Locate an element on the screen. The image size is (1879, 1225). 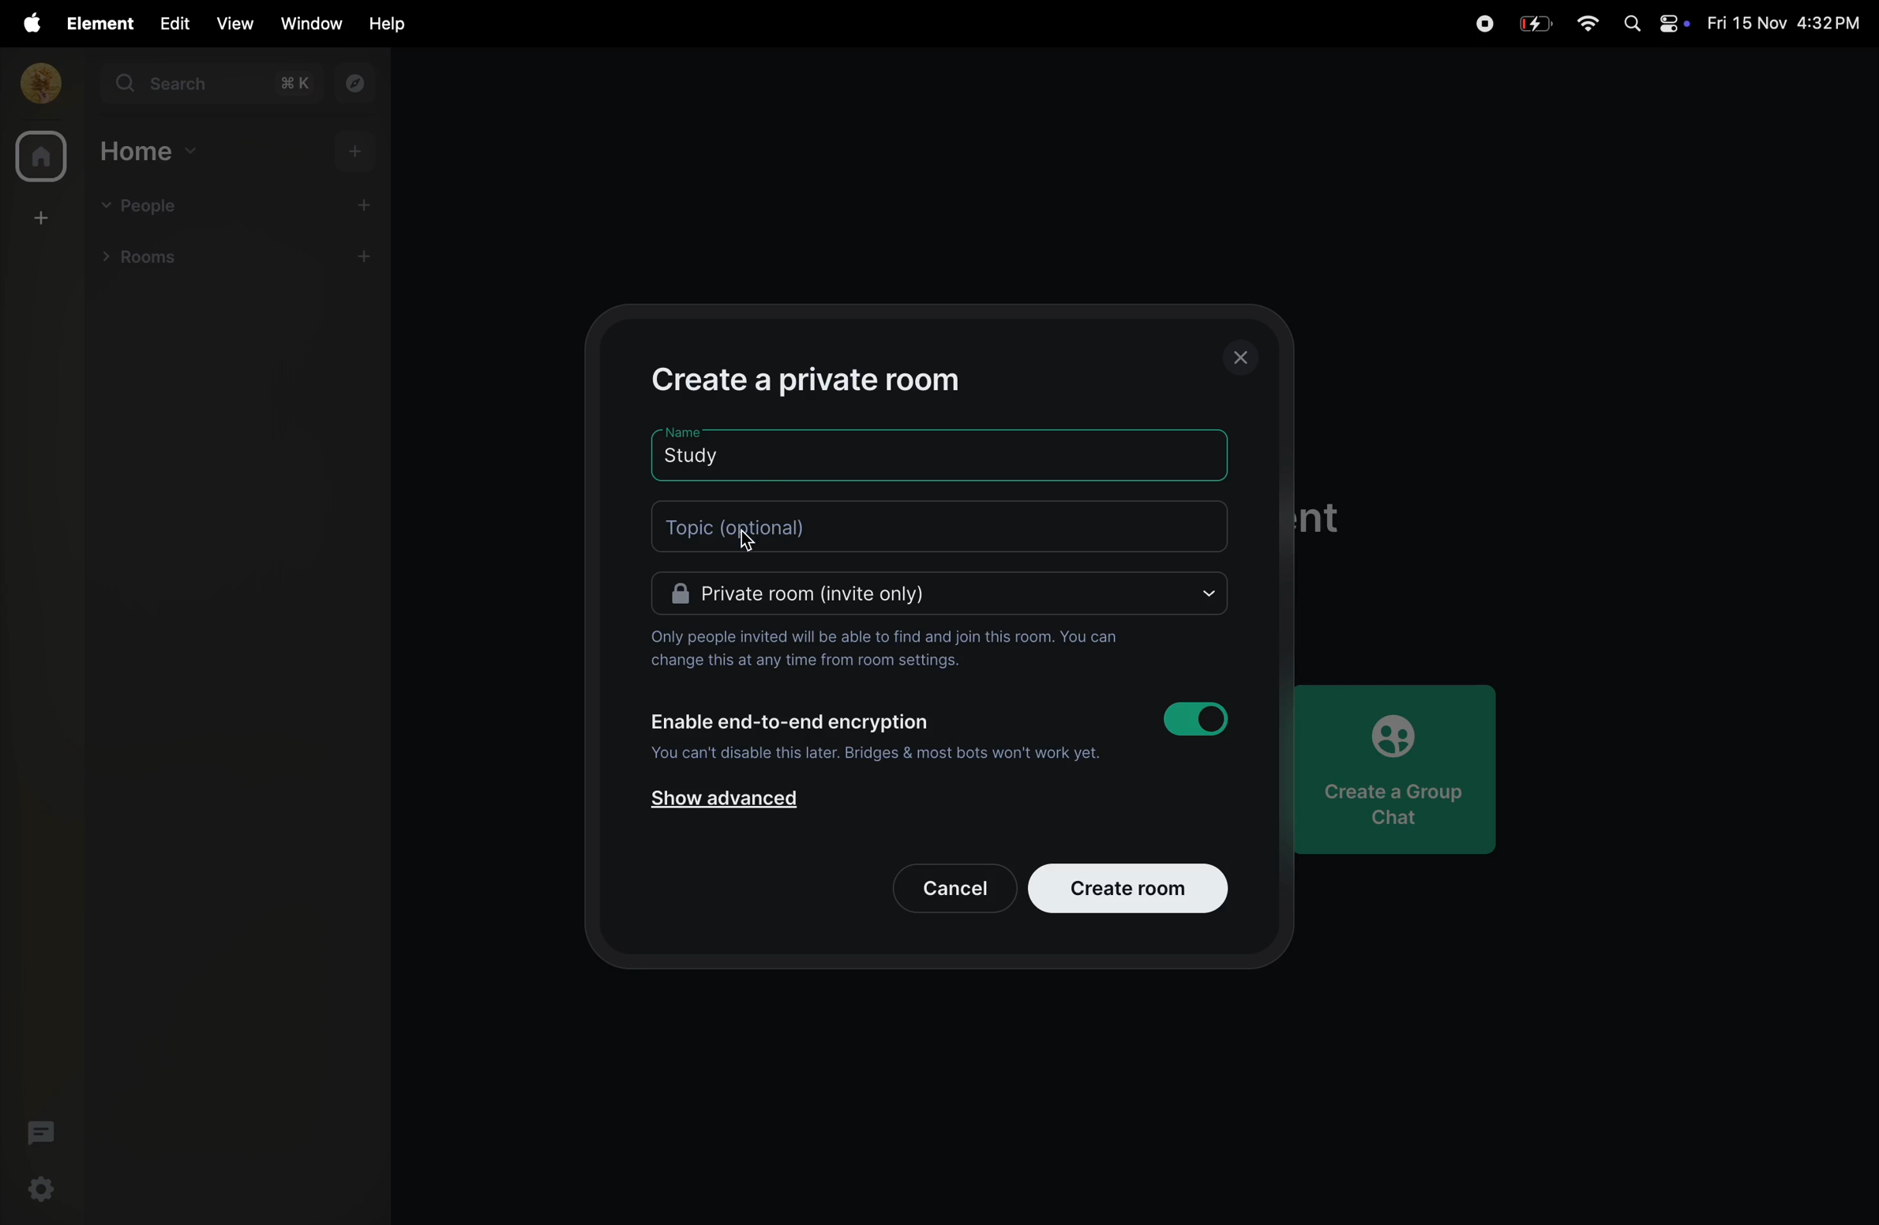
window is located at coordinates (307, 23).